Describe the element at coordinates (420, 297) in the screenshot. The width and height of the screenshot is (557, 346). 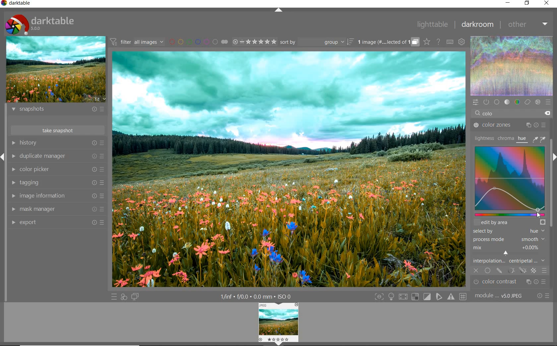
I see `Toggle modes` at that location.